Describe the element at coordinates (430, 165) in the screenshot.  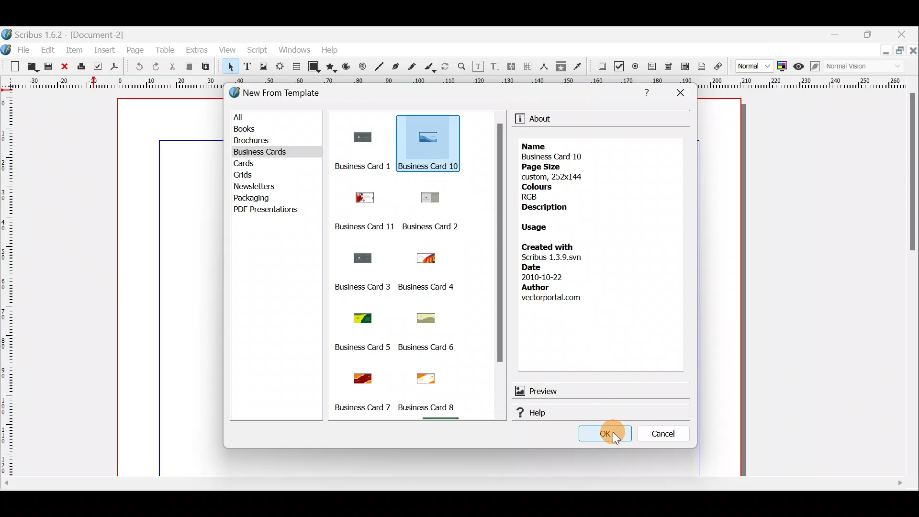
I see `Business Card 10` at that location.